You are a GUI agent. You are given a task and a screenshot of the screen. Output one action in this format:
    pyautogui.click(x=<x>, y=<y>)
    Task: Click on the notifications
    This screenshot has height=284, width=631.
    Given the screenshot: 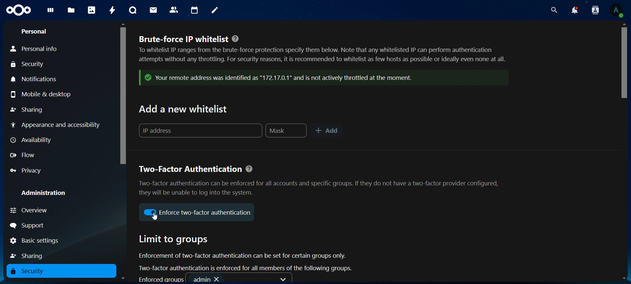 What is the action you would take?
    pyautogui.click(x=575, y=11)
    